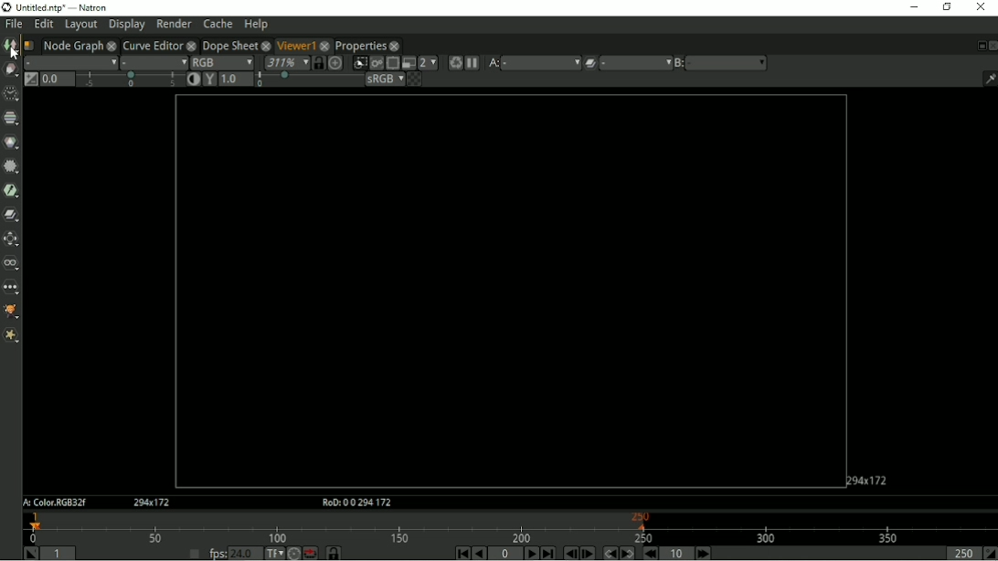 This screenshot has height=561, width=998. Describe the element at coordinates (273, 553) in the screenshot. I see `Set time display format` at that location.